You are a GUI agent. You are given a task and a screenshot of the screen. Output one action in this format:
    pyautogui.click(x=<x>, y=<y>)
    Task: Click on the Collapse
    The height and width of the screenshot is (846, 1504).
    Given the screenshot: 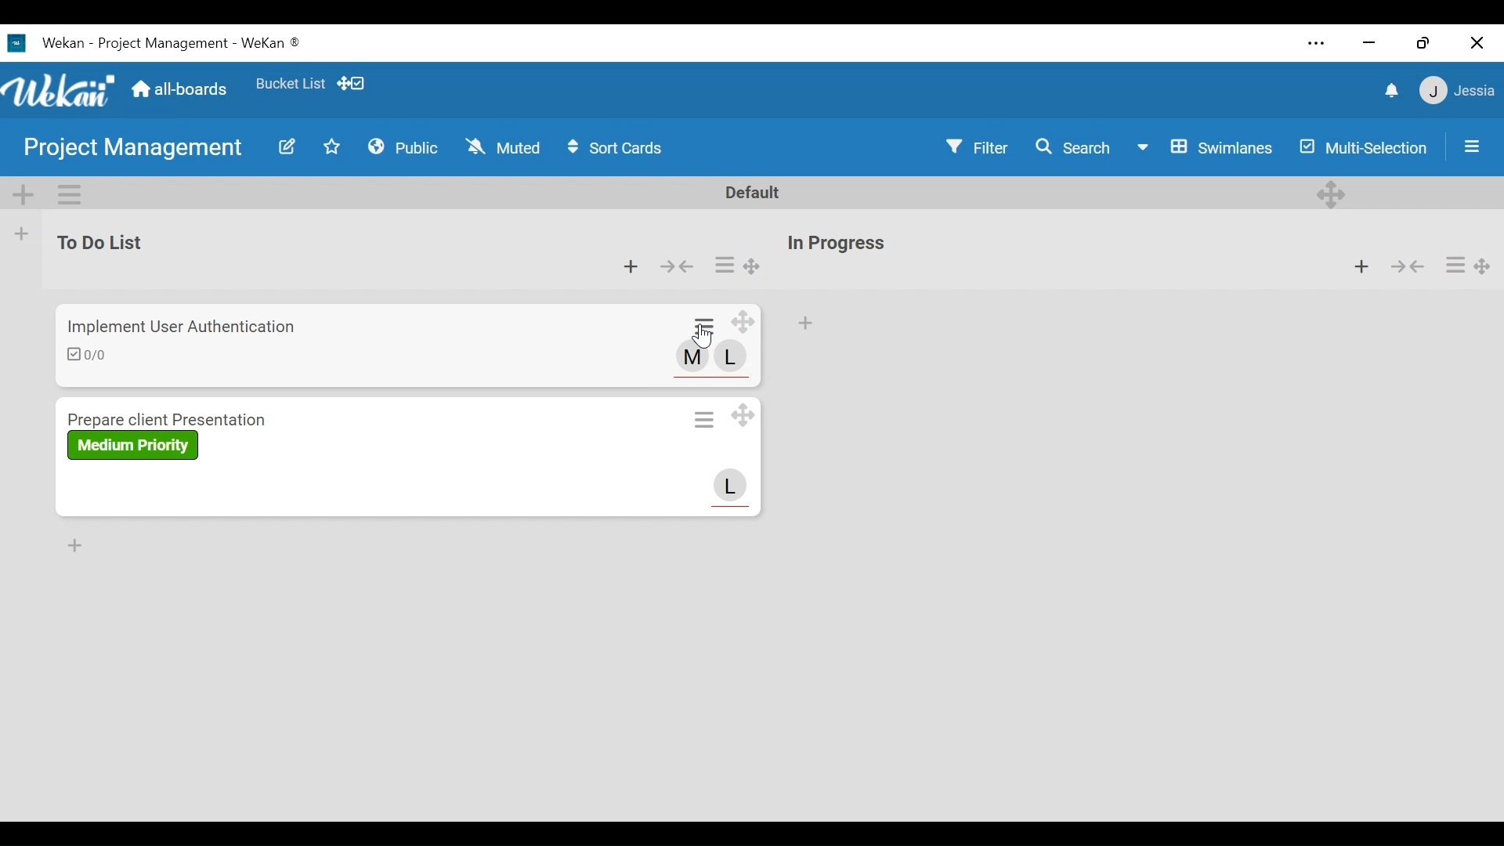 What is the action you would take?
    pyautogui.click(x=676, y=268)
    